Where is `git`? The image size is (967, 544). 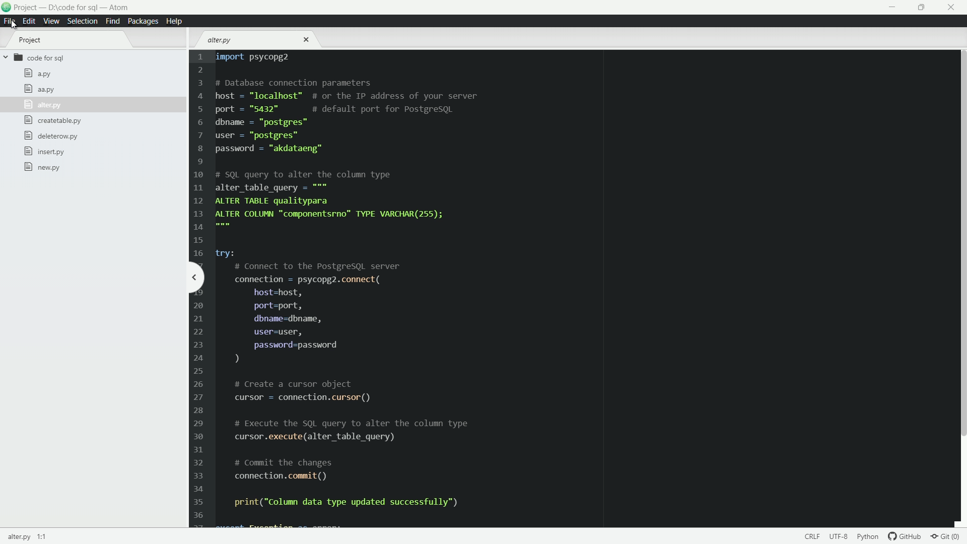
git is located at coordinates (949, 536).